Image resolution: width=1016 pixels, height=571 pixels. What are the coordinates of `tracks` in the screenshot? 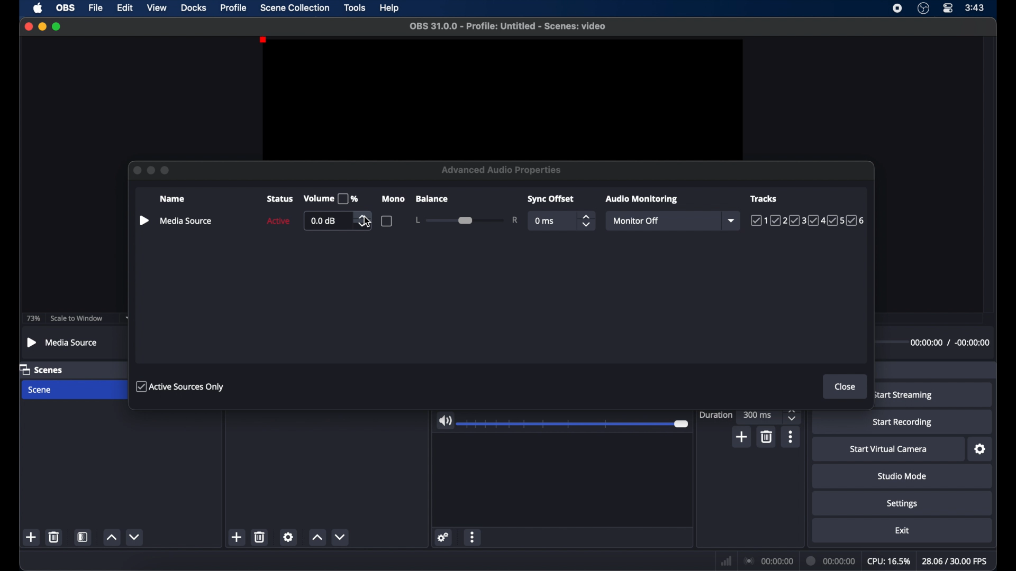 It's located at (764, 199).